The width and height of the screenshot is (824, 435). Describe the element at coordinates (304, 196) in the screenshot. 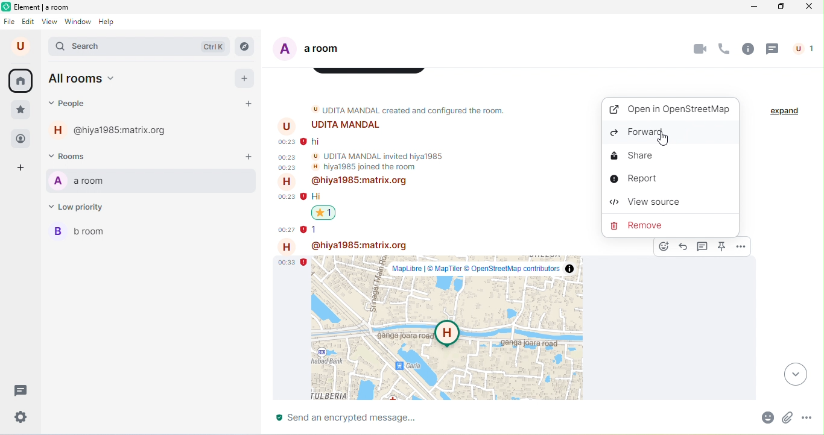

I see `error message` at that location.